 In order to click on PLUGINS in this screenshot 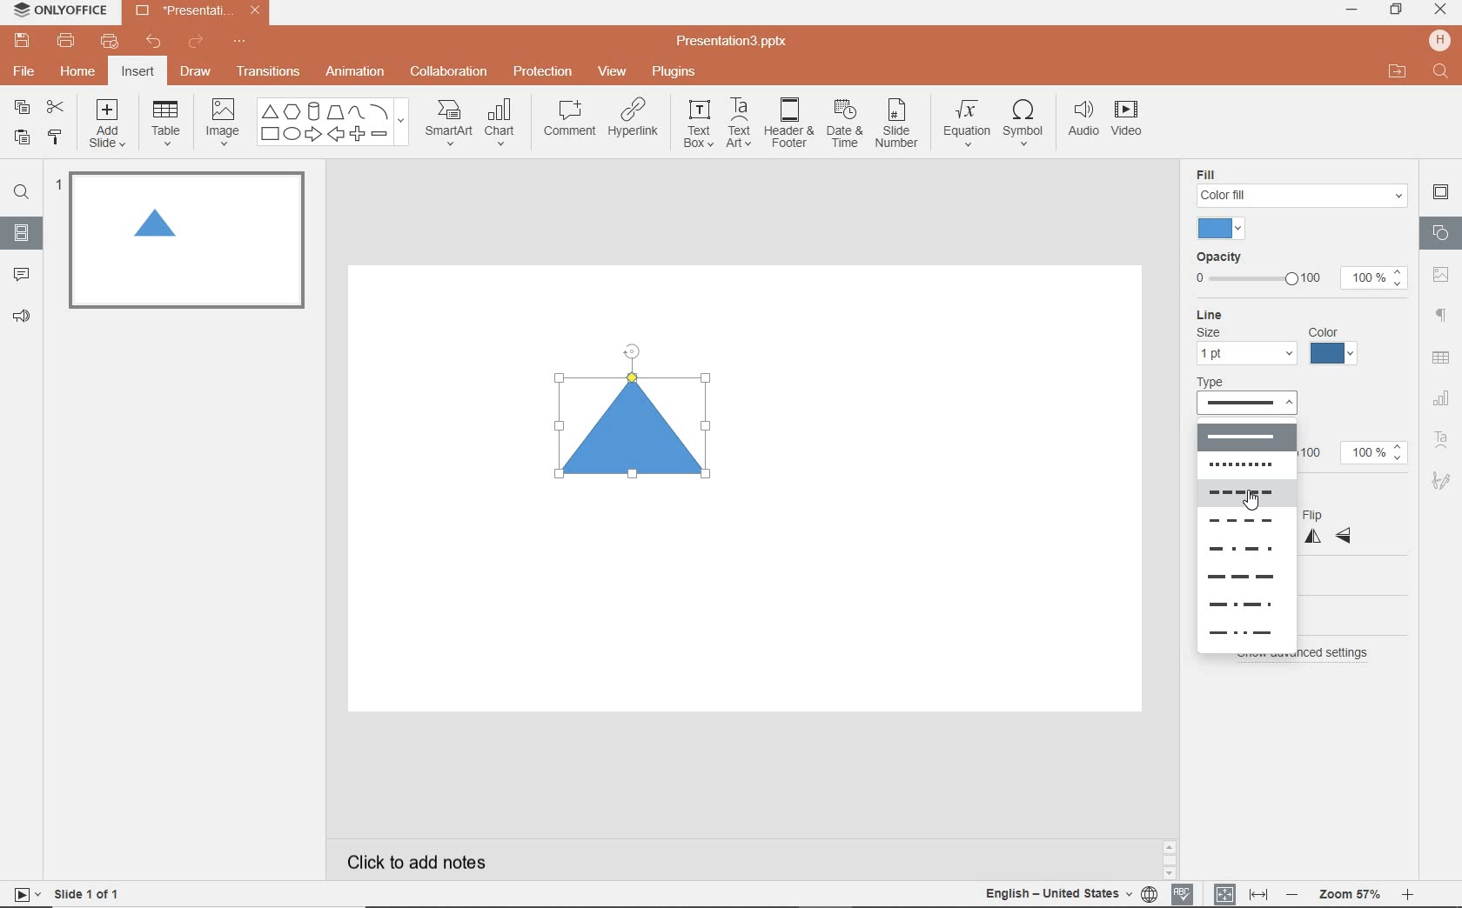, I will do `click(676, 70)`.